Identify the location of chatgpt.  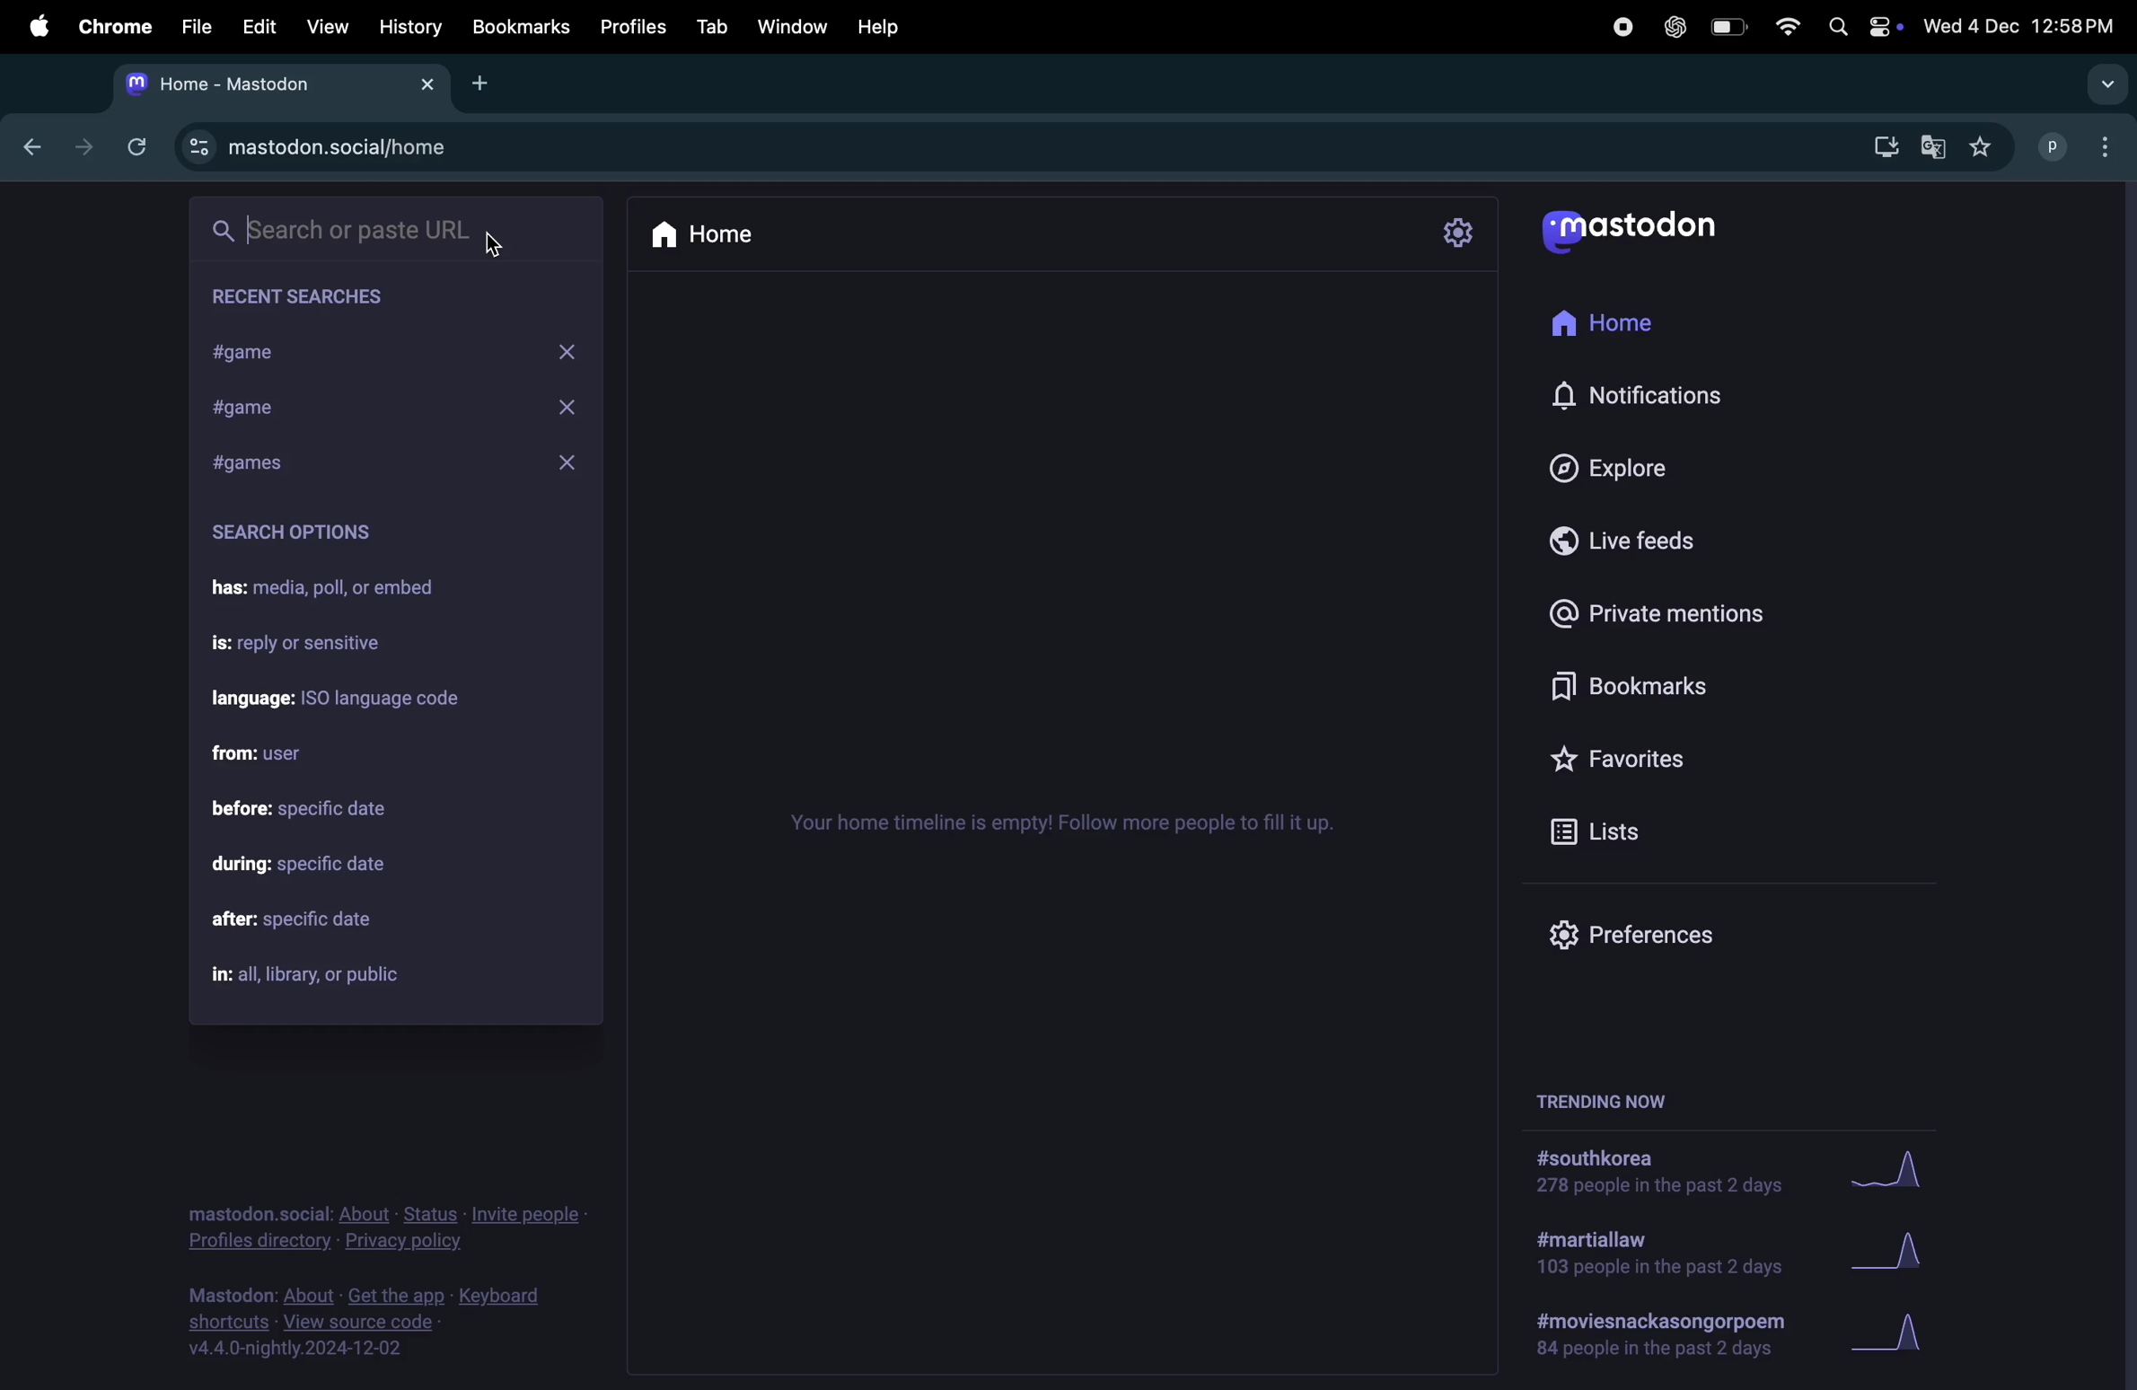
(1675, 26).